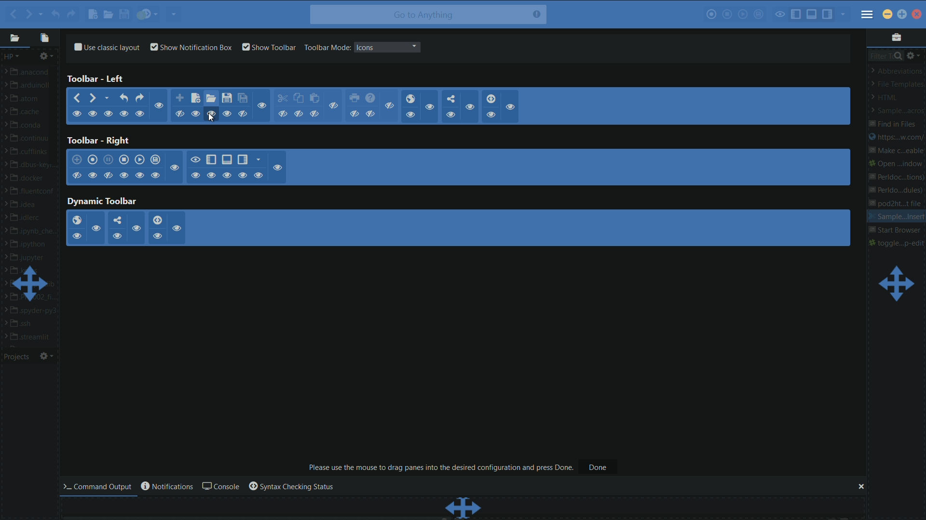 Image resolution: width=926 pixels, height=520 pixels. Describe the element at coordinates (19, 357) in the screenshot. I see `Projects` at that location.